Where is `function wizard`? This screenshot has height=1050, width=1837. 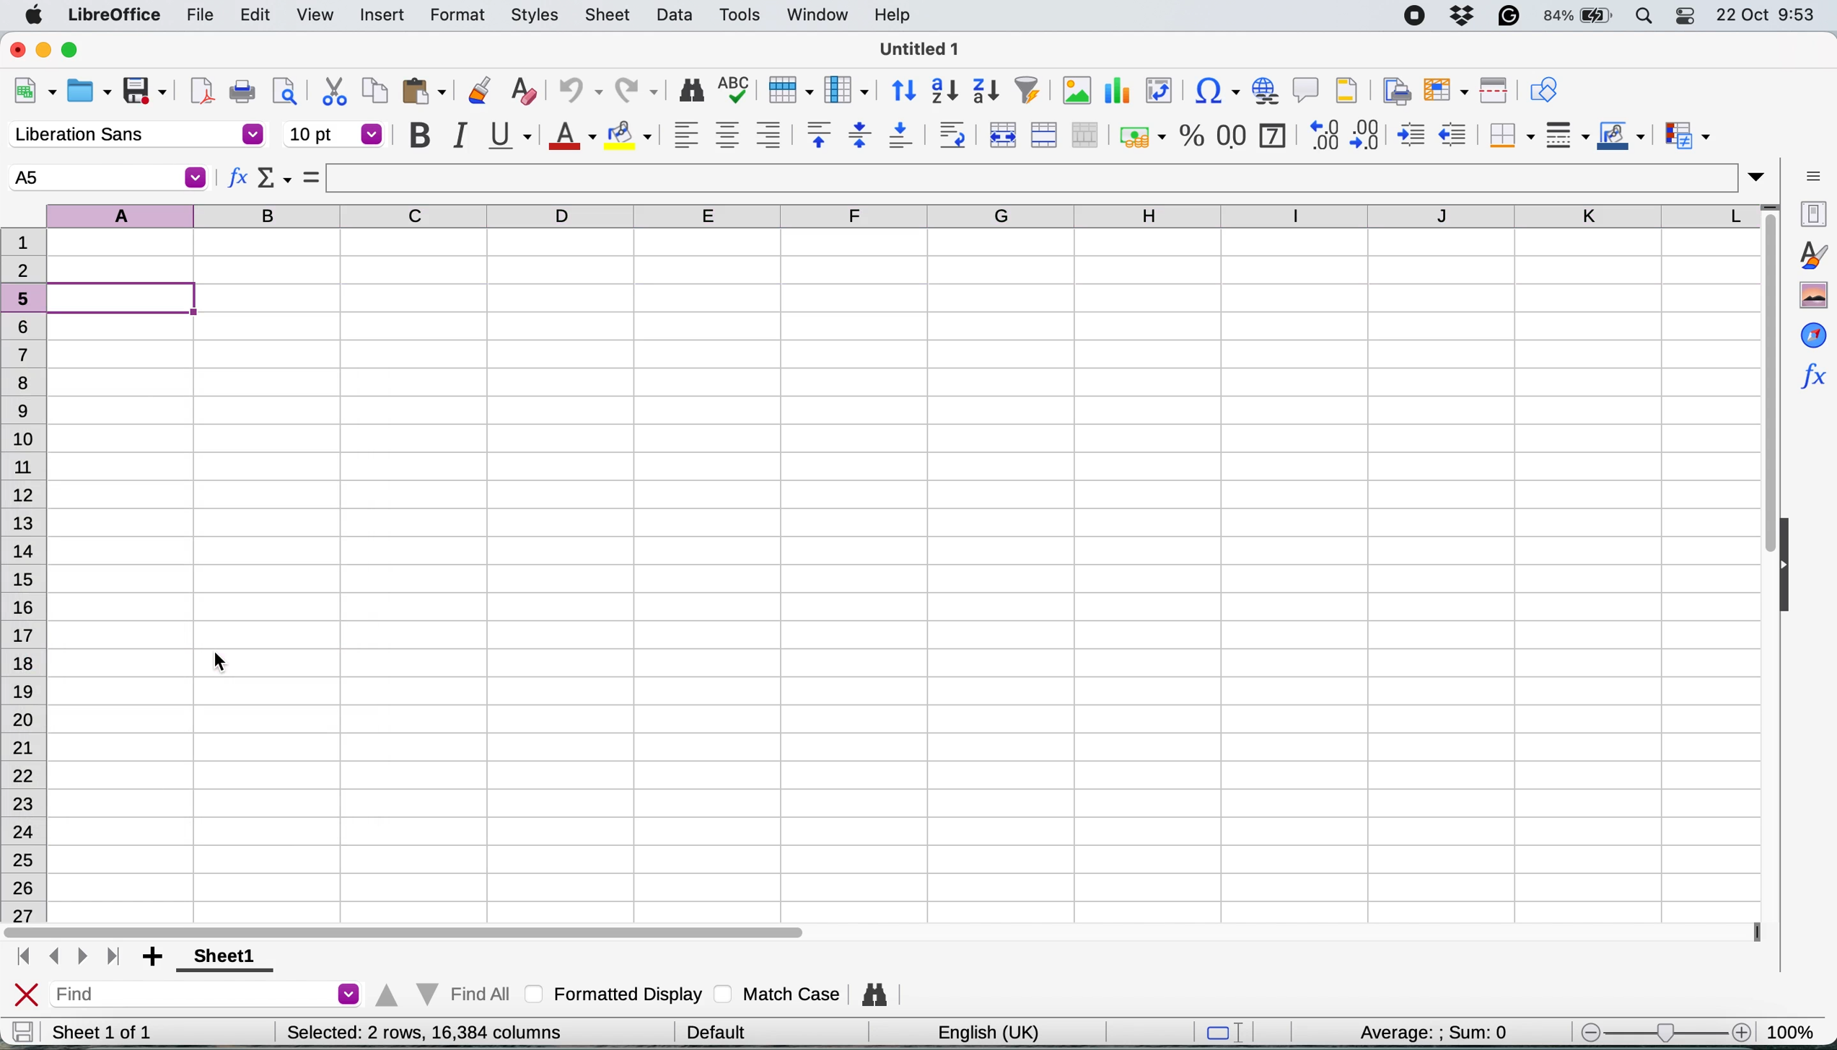 function wizard is located at coordinates (1812, 374).